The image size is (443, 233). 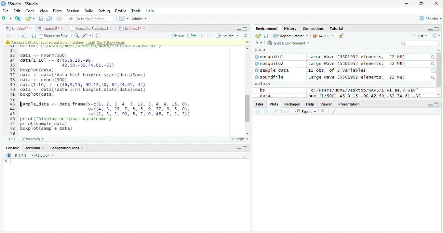 I want to click on go forward, so click(x=267, y=112).